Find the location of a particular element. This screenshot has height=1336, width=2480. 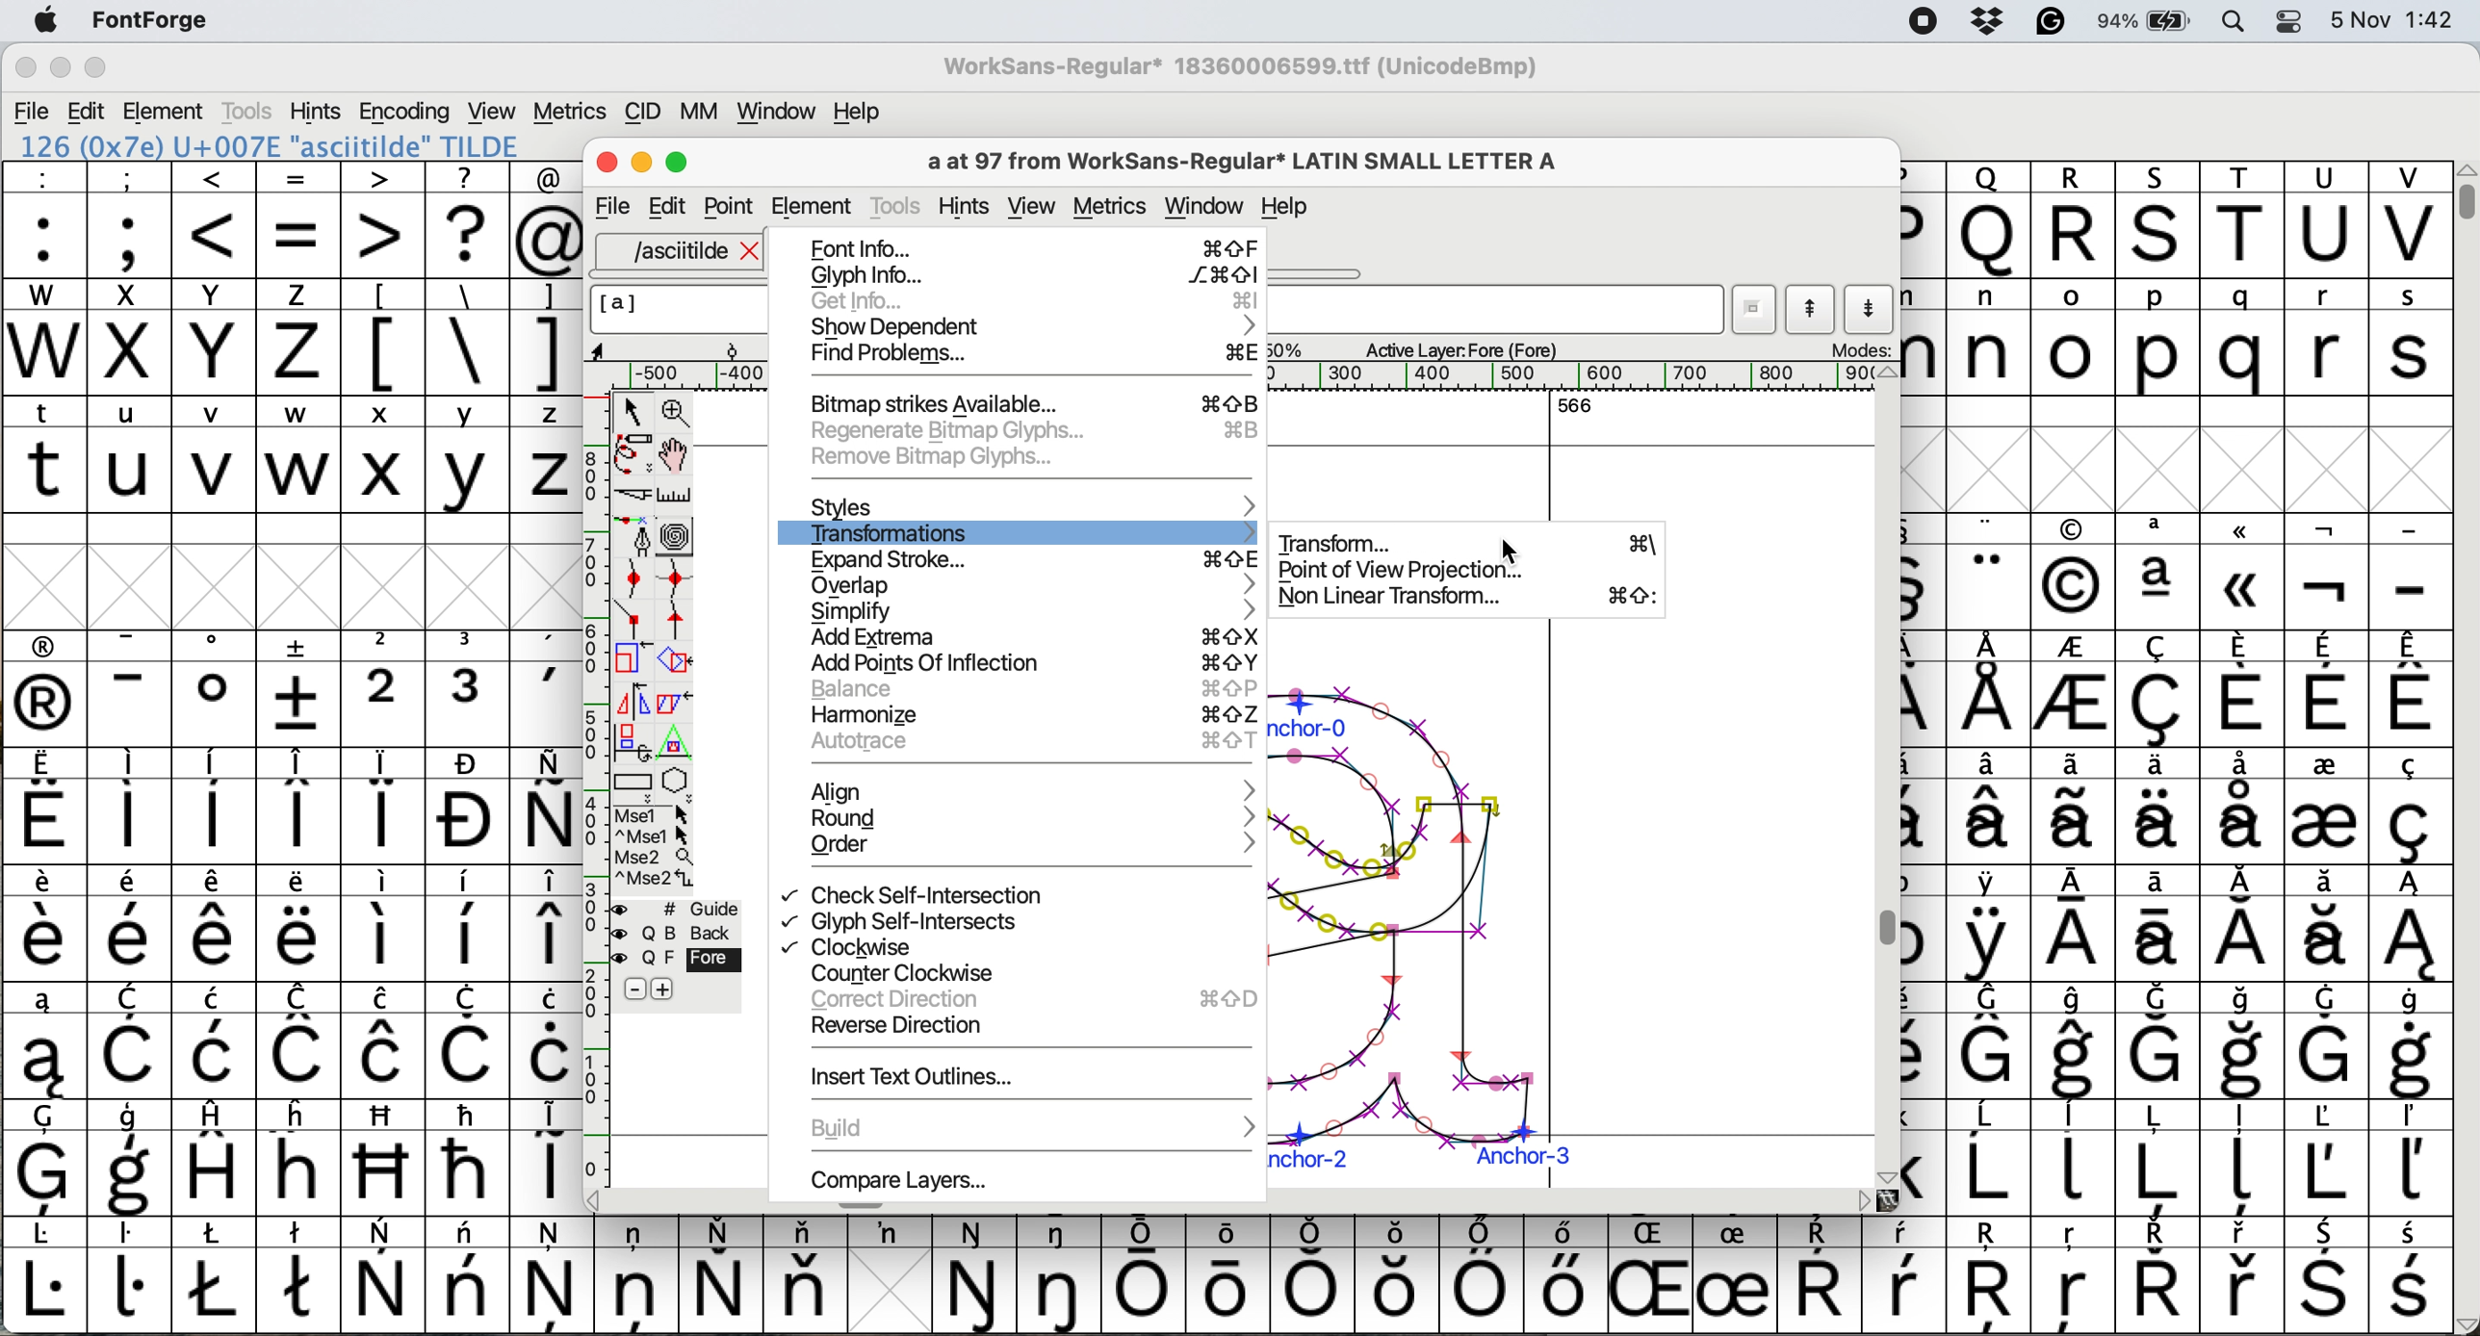

symbol is located at coordinates (469, 1274).